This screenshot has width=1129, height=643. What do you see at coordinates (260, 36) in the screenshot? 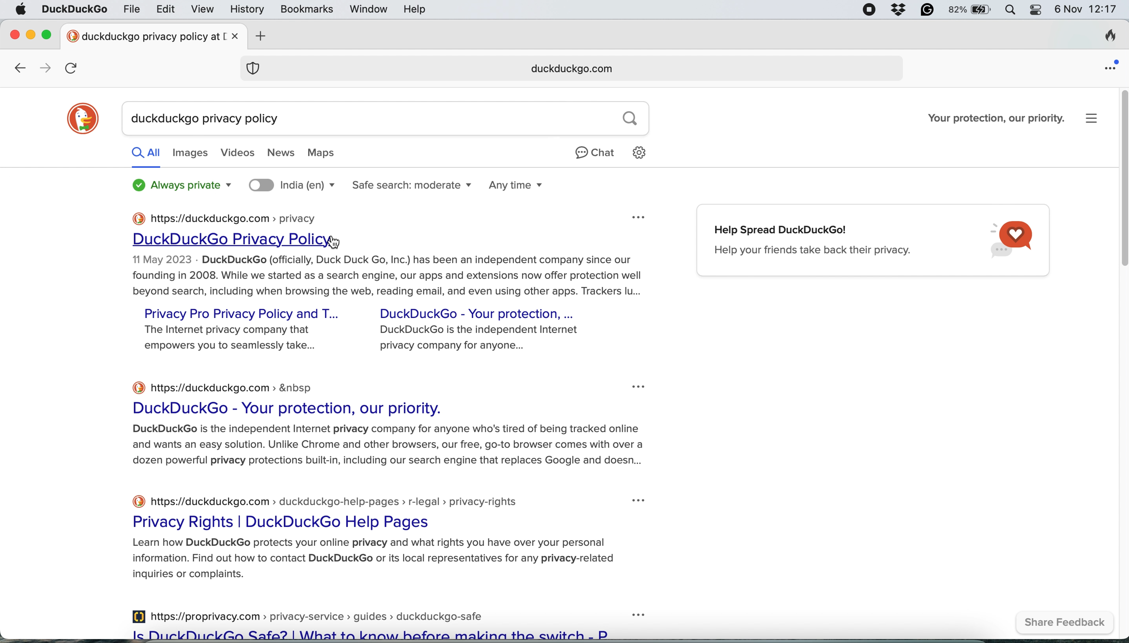
I see `add new tab` at bounding box center [260, 36].